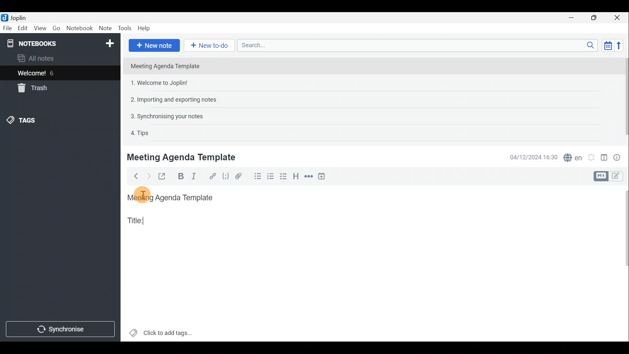 Image resolution: width=629 pixels, height=354 pixels. Describe the element at coordinates (56, 28) in the screenshot. I see `Go` at that location.